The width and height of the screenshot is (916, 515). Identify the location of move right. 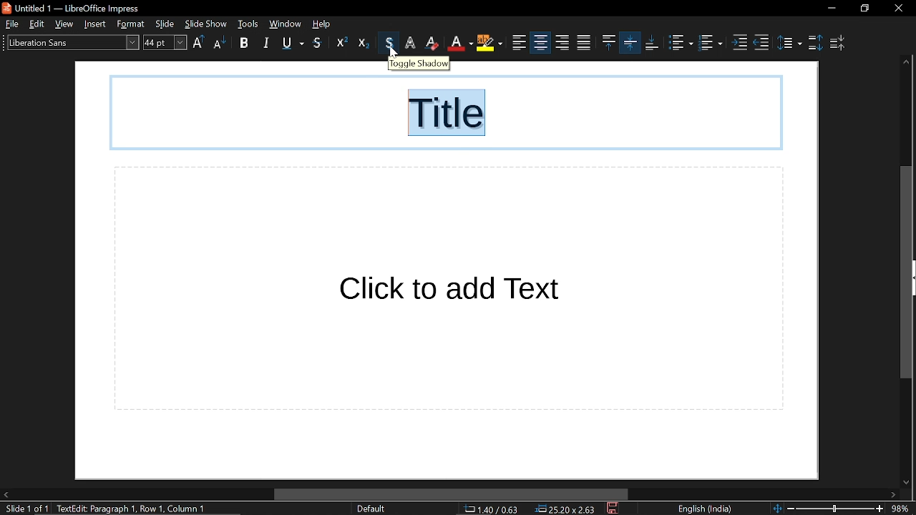
(892, 495).